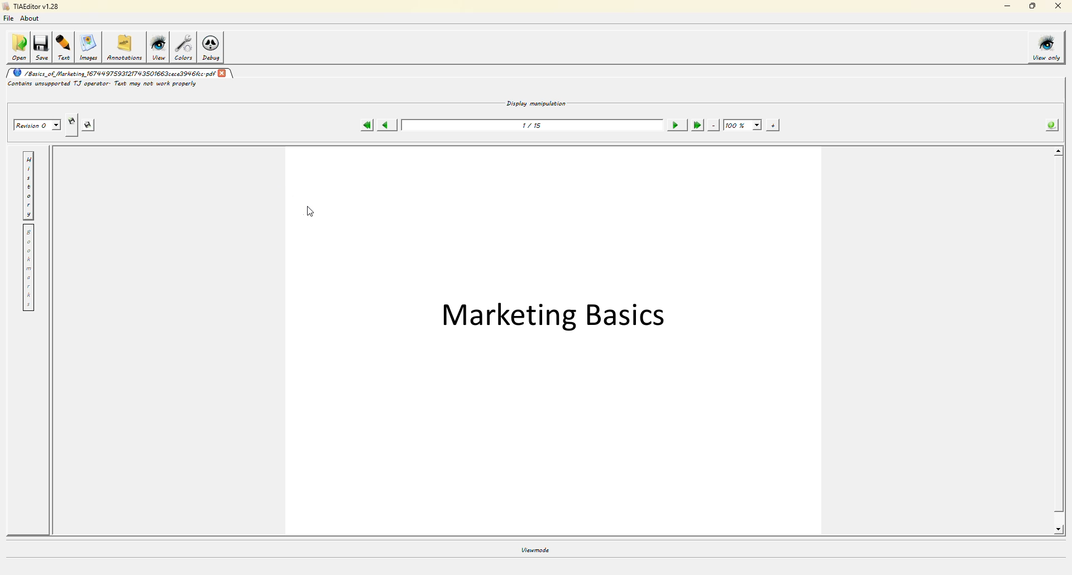  I want to click on open, so click(18, 48).